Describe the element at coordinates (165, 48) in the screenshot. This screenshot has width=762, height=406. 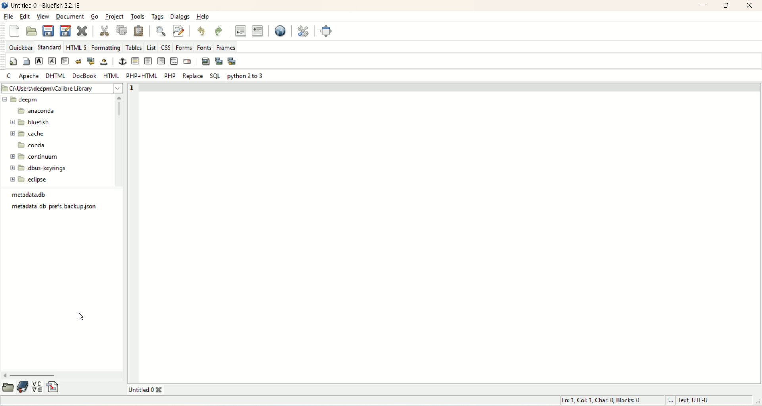
I see `CSS` at that location.